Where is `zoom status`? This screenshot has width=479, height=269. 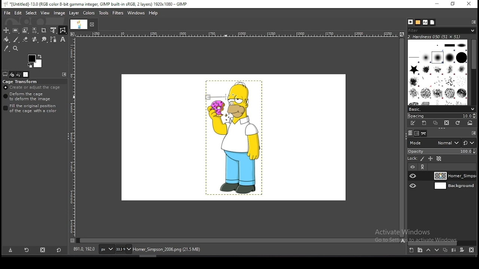 zoom status is located at coordinates (123, 249).